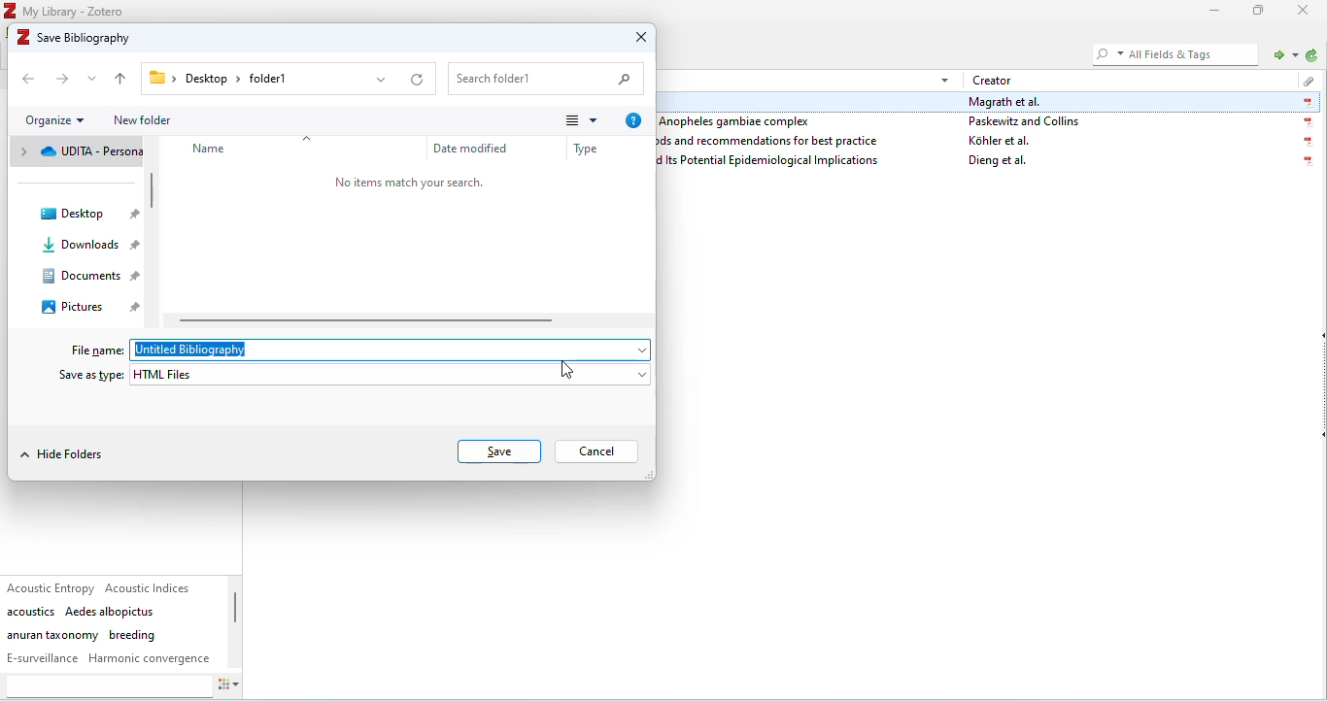  What do you see at coordinates (56, 119) in the screenshot?
I see `organize` at bounding box center [56, 119].